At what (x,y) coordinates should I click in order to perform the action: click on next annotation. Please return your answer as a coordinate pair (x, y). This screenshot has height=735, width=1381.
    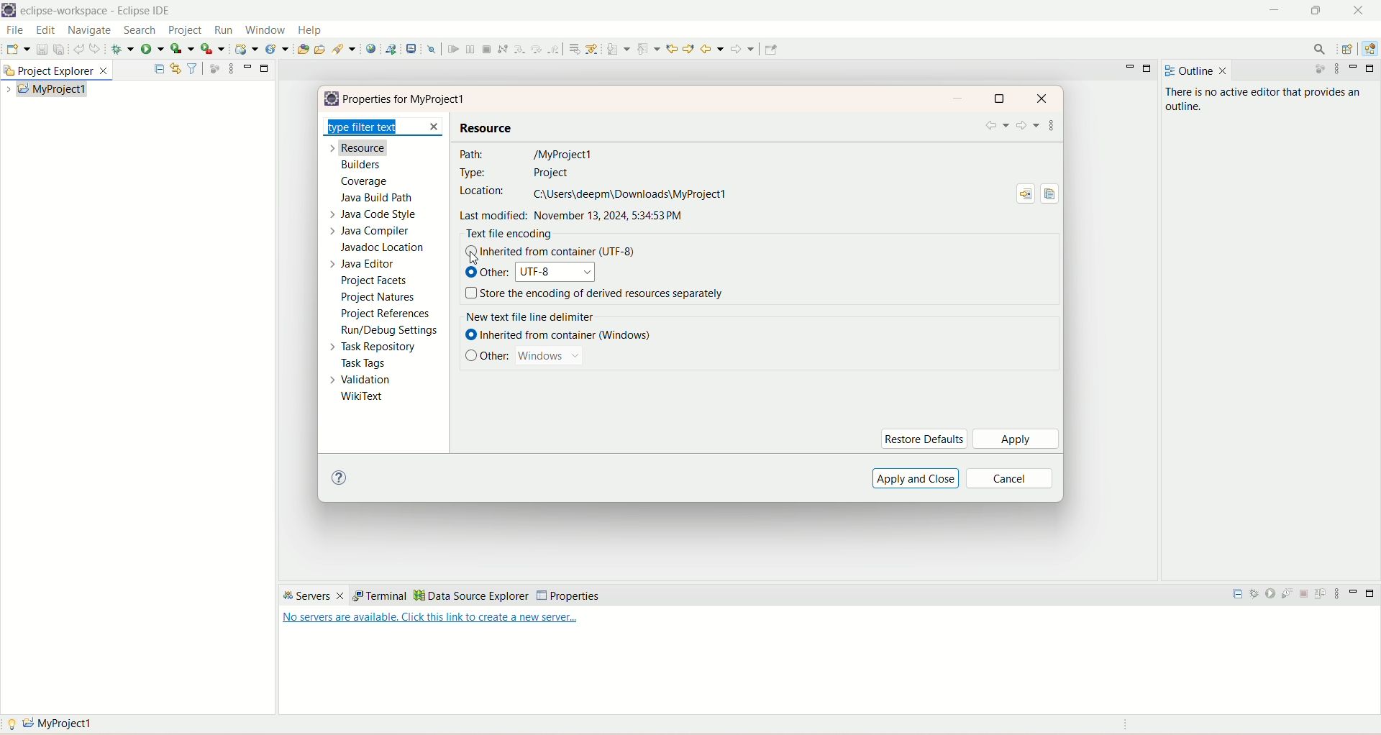
    Looking at the image, I should click on (619, 50).